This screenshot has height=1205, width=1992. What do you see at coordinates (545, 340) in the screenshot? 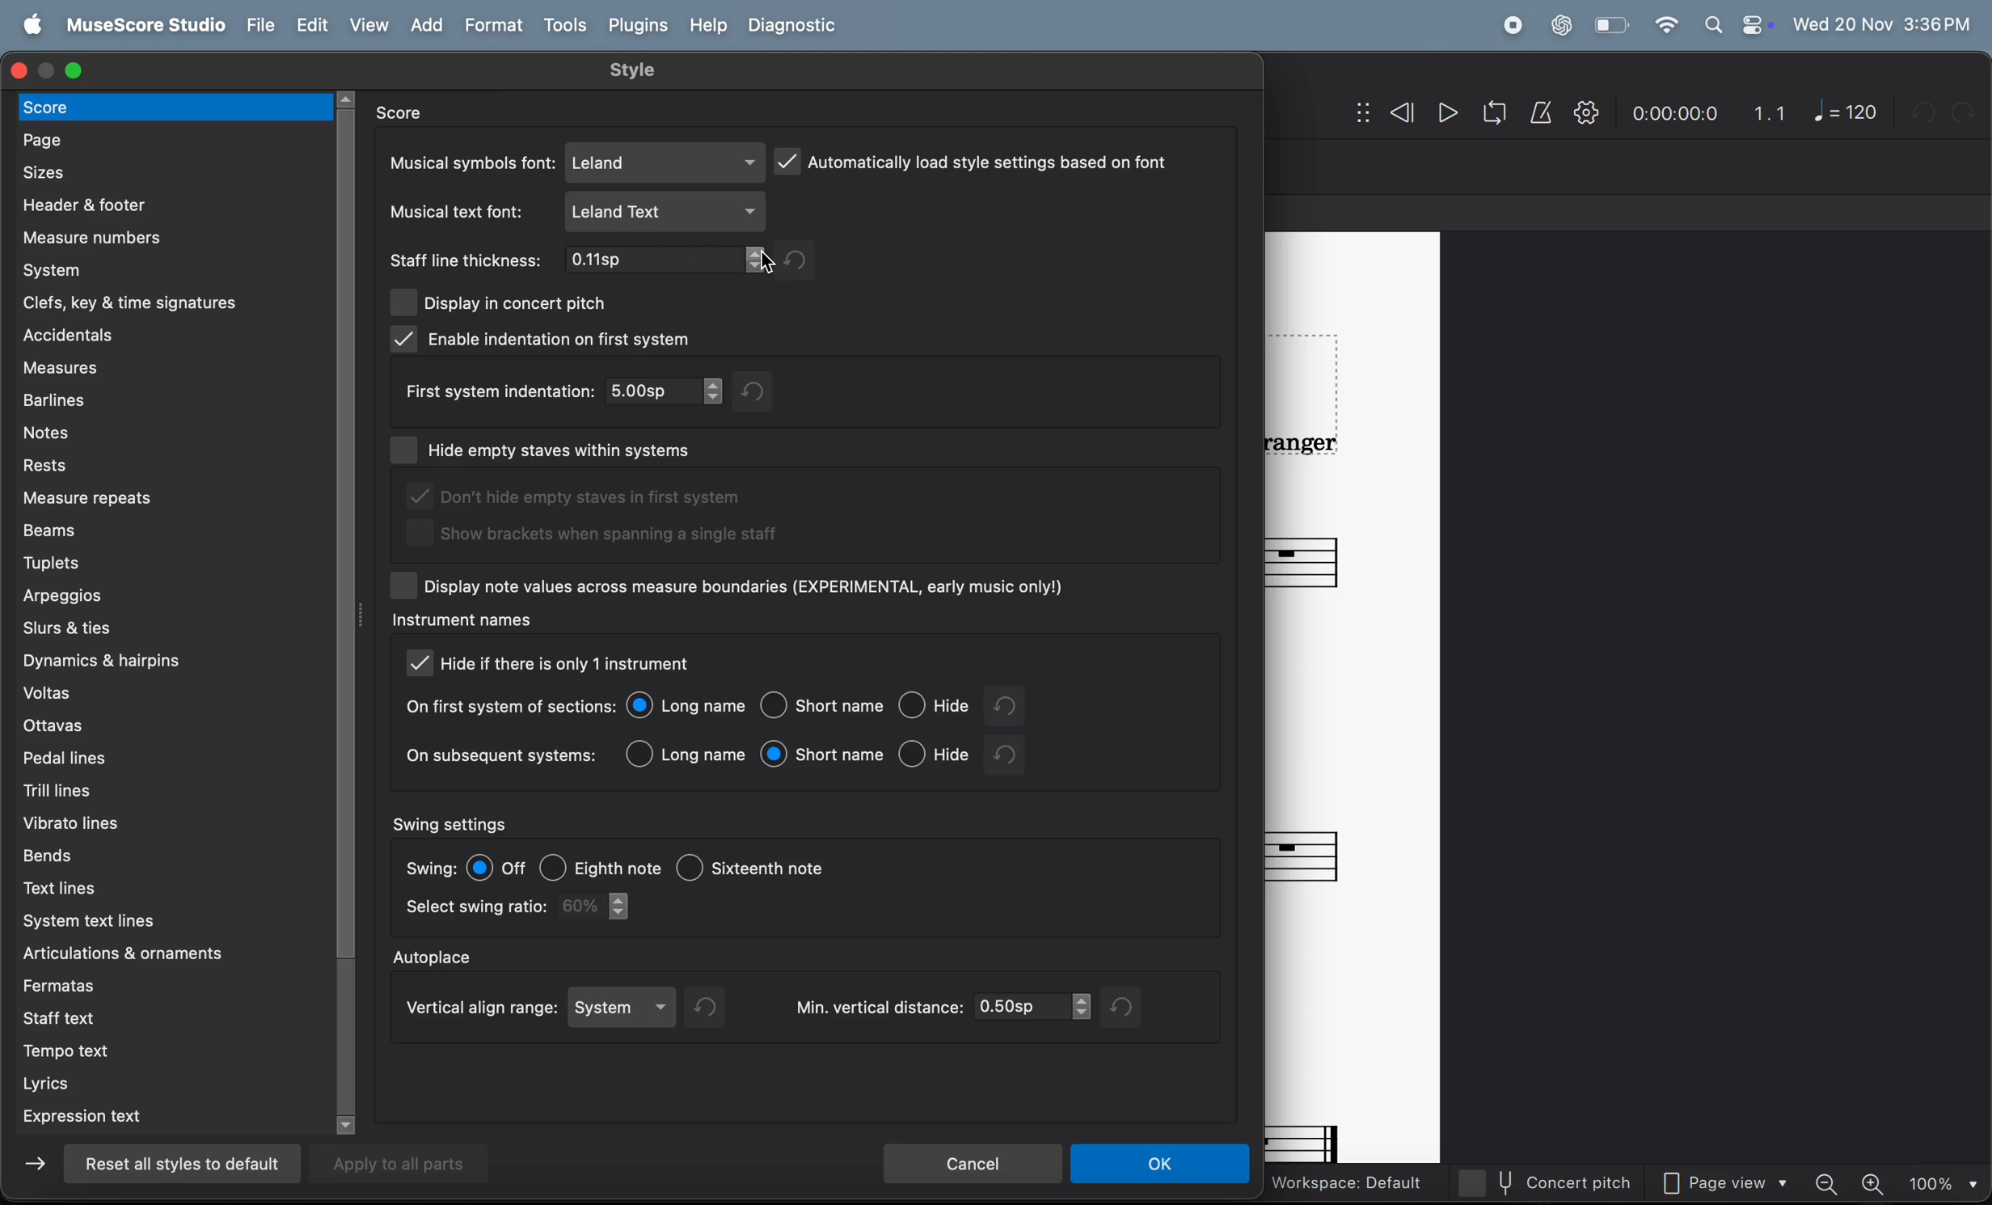
I see `enable indentation on first system` at bounding box center [545, 340].